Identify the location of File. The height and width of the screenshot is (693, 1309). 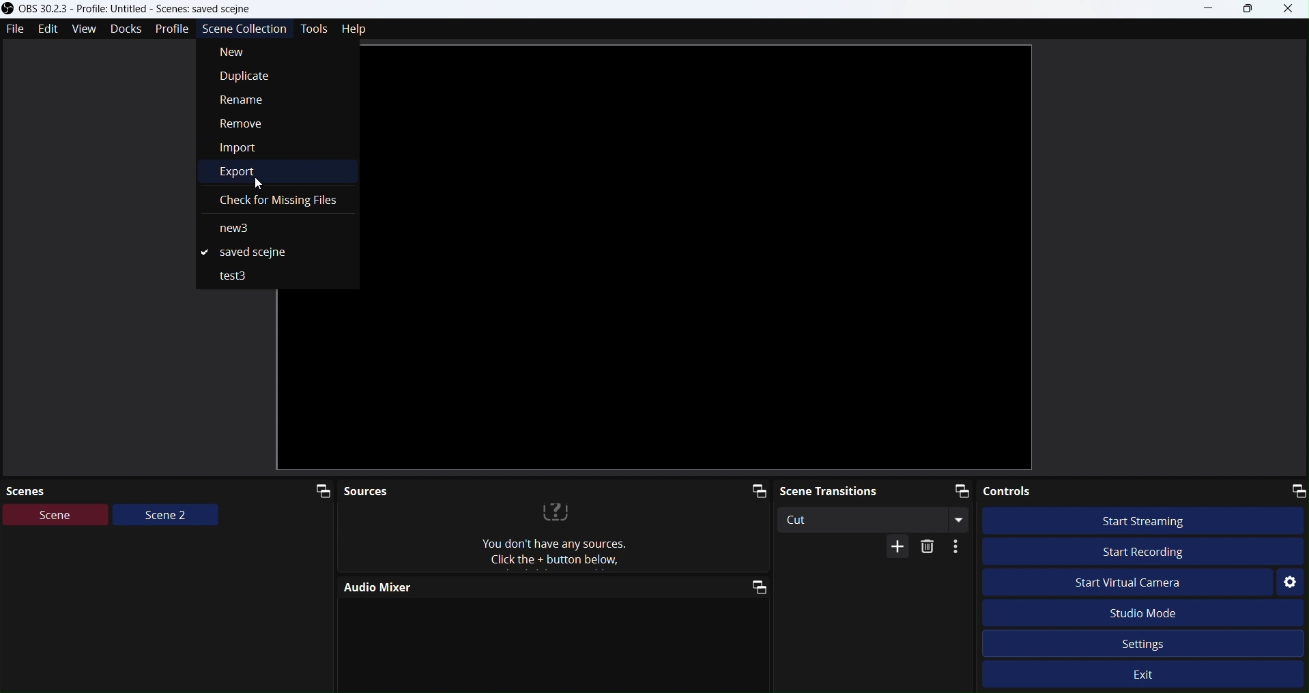
(14, 29).